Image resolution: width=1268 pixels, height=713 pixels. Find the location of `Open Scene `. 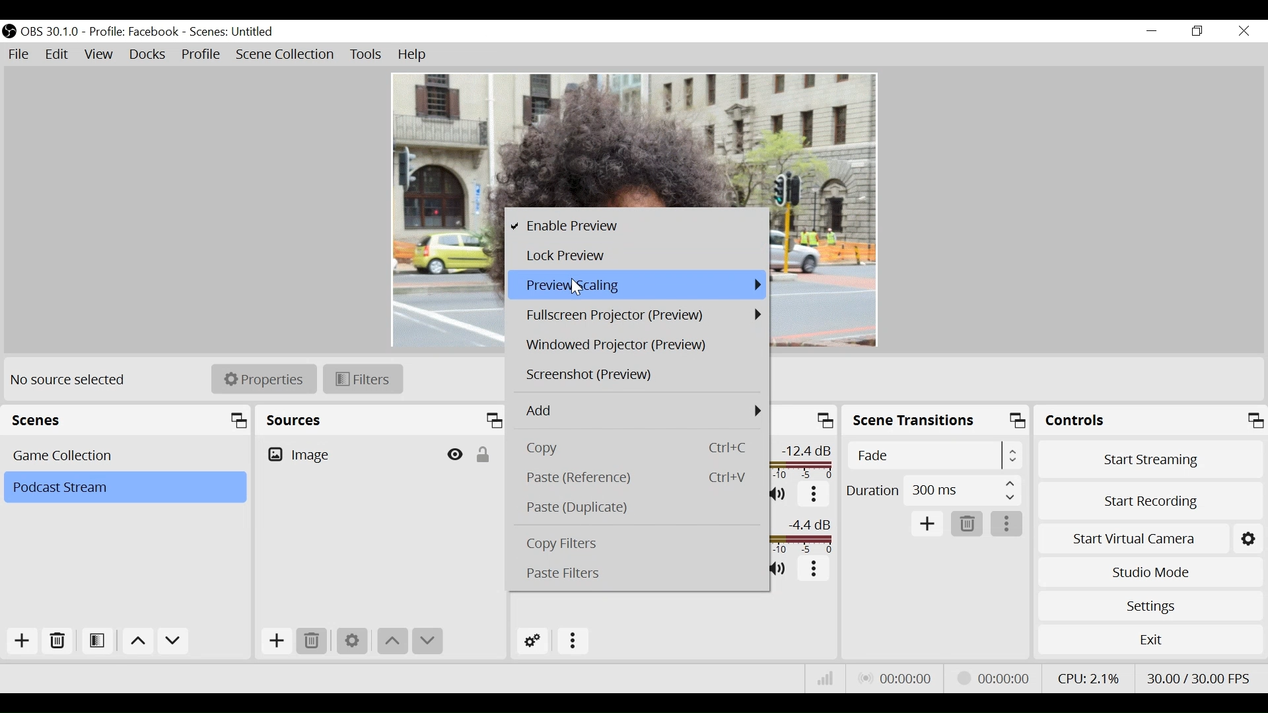

Open Scene  is located at coordinates (96, 642).